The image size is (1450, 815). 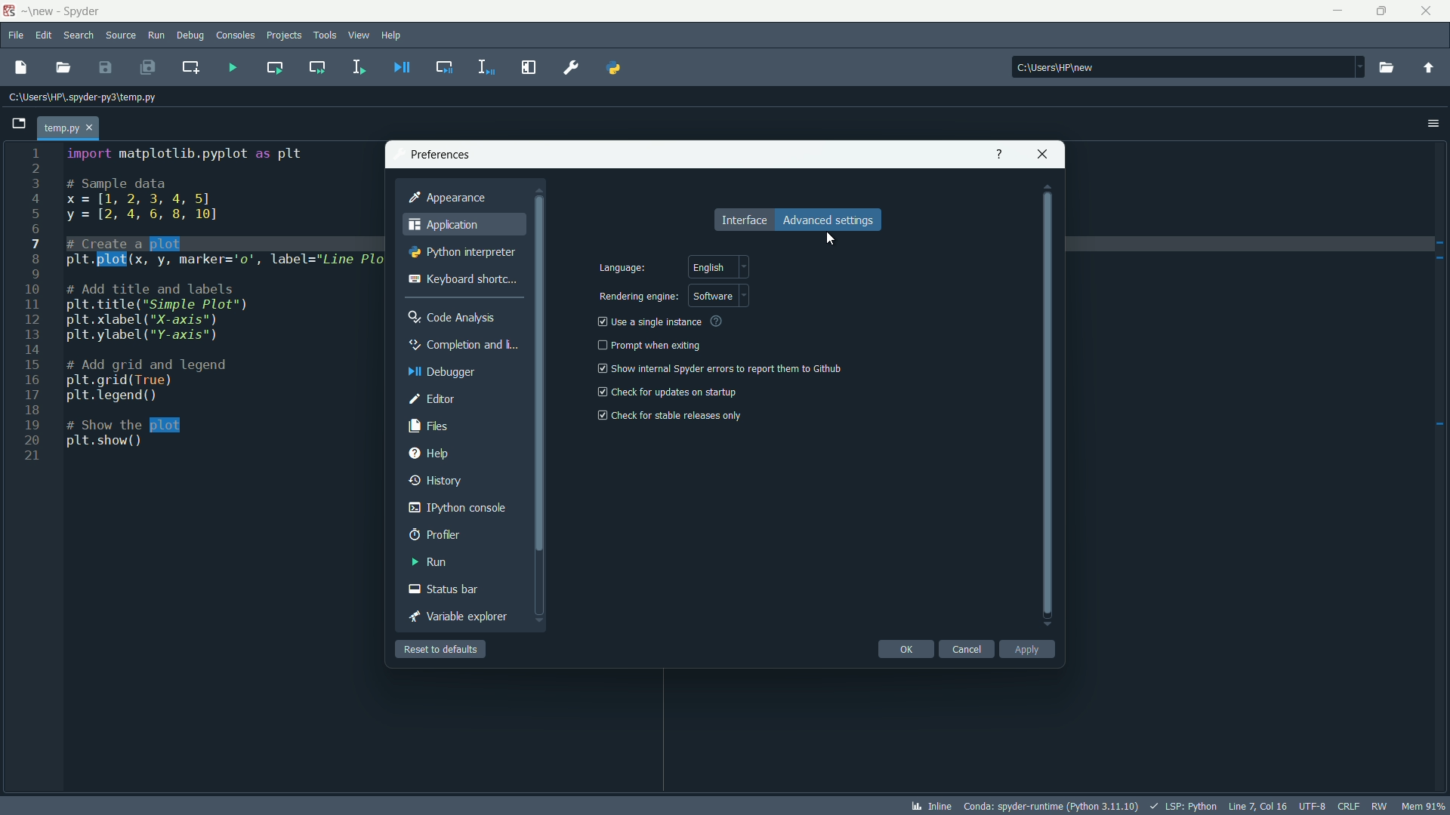 What do you see at coordinates (1315, 806) in the screenshot?
I see `file encoding` at bounding box center [1315, 806].